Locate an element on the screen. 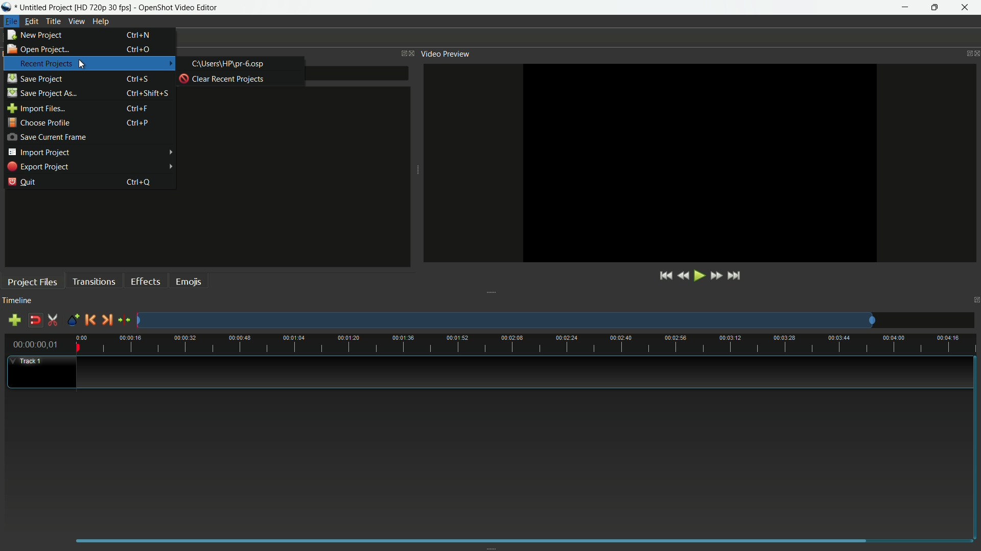 This screenshot has height=551, width=981. project name is located at coordinates (44, 8).